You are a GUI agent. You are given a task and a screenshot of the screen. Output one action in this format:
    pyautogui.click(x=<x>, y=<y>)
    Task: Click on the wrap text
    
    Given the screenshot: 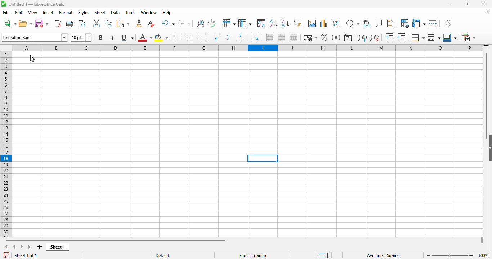 What is the action you would take?
    pyautogui.click(x=255, y=37)
    